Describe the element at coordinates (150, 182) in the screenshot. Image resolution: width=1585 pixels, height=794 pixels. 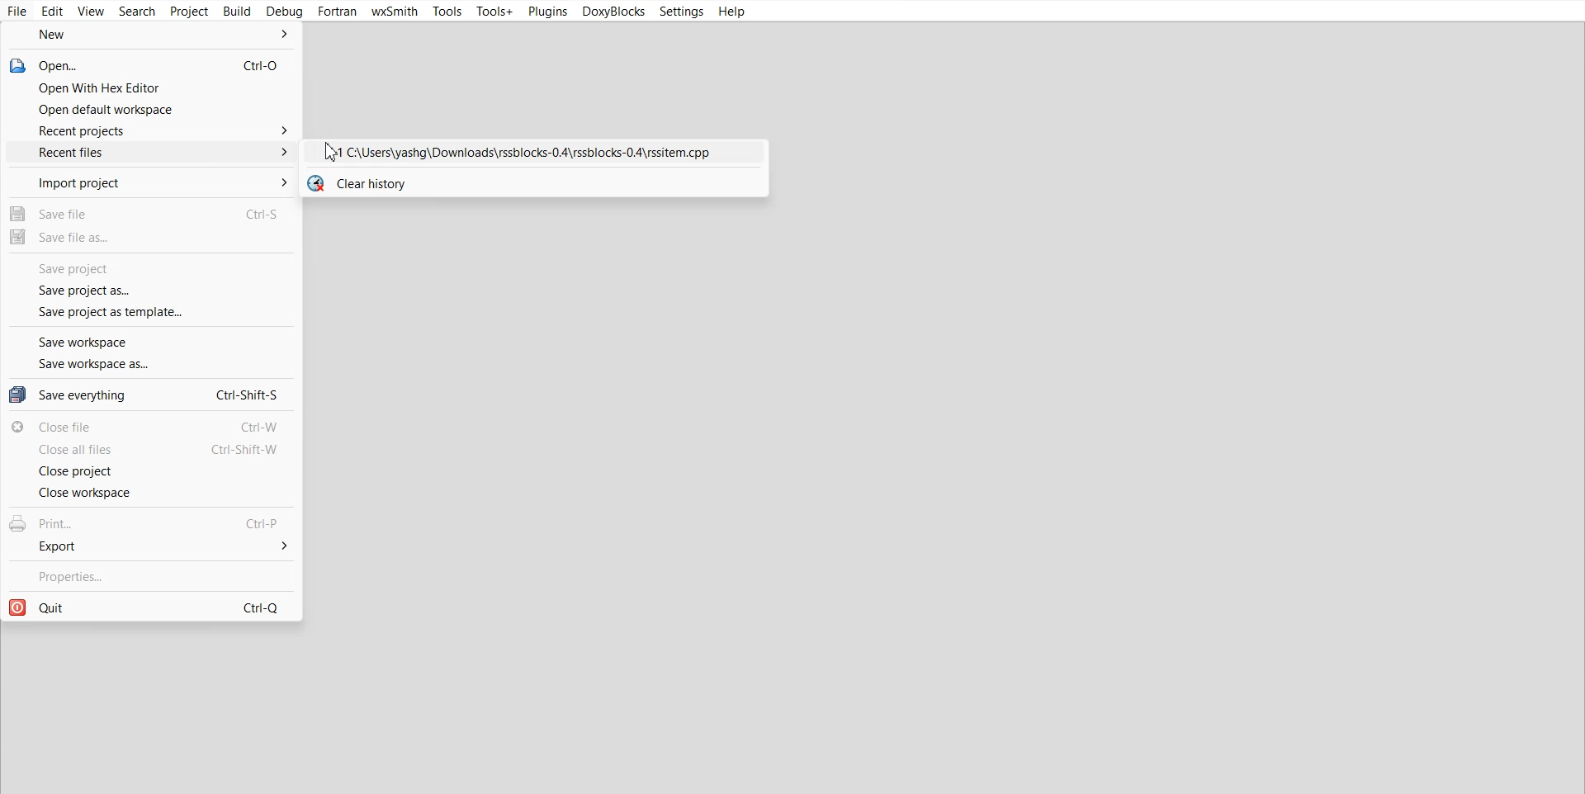
I see `Import project` at that location.